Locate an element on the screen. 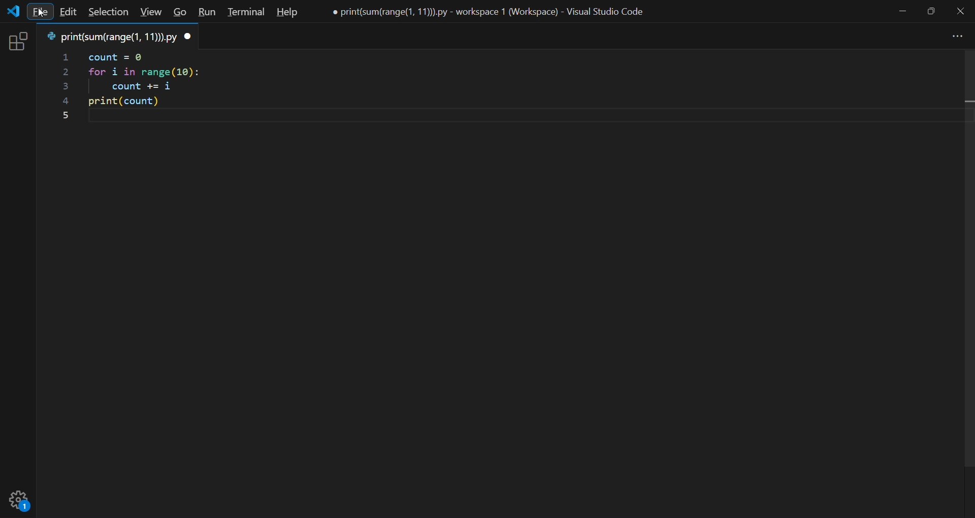  close tab is located at coordinates (188, 37).